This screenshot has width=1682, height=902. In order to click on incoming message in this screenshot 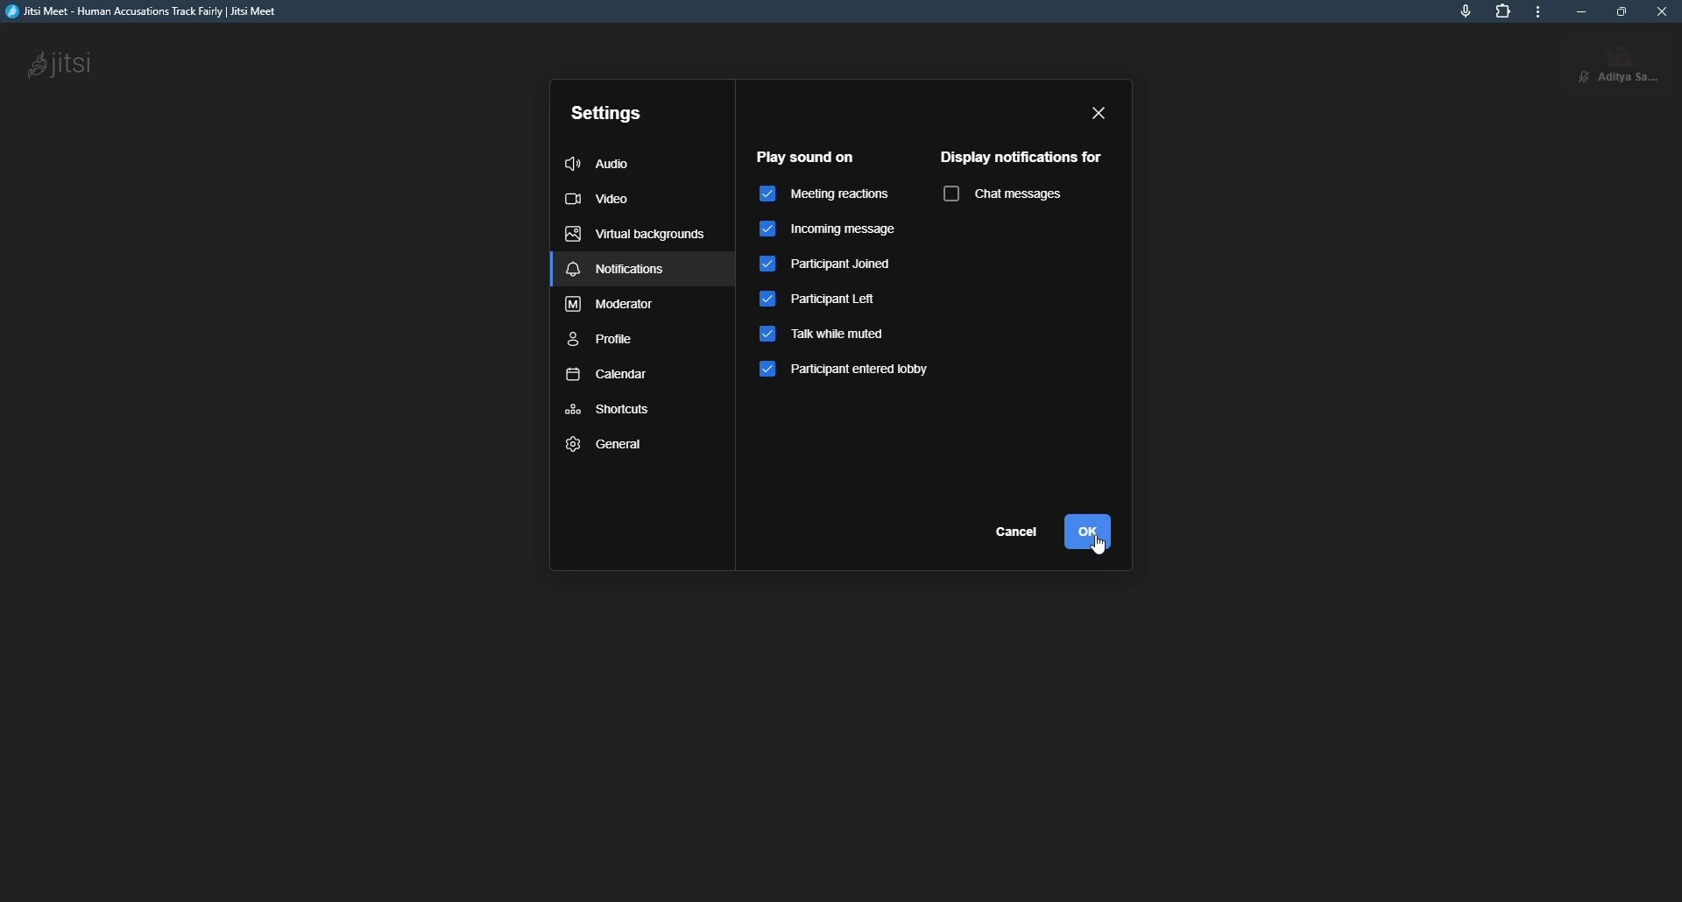, I will do `click(825, 229)`.